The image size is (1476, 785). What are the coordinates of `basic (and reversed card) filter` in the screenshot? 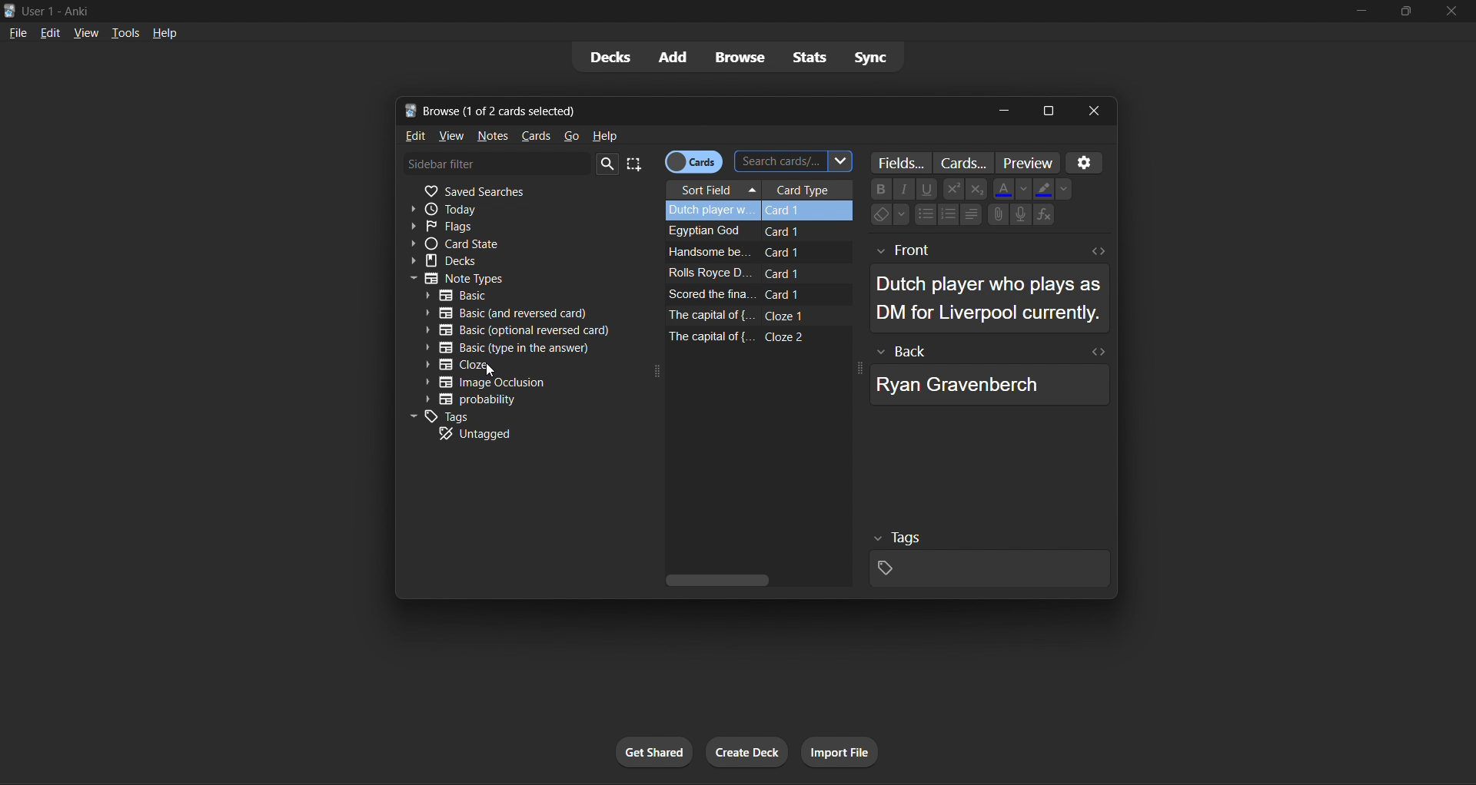 It's located at (503, 316).